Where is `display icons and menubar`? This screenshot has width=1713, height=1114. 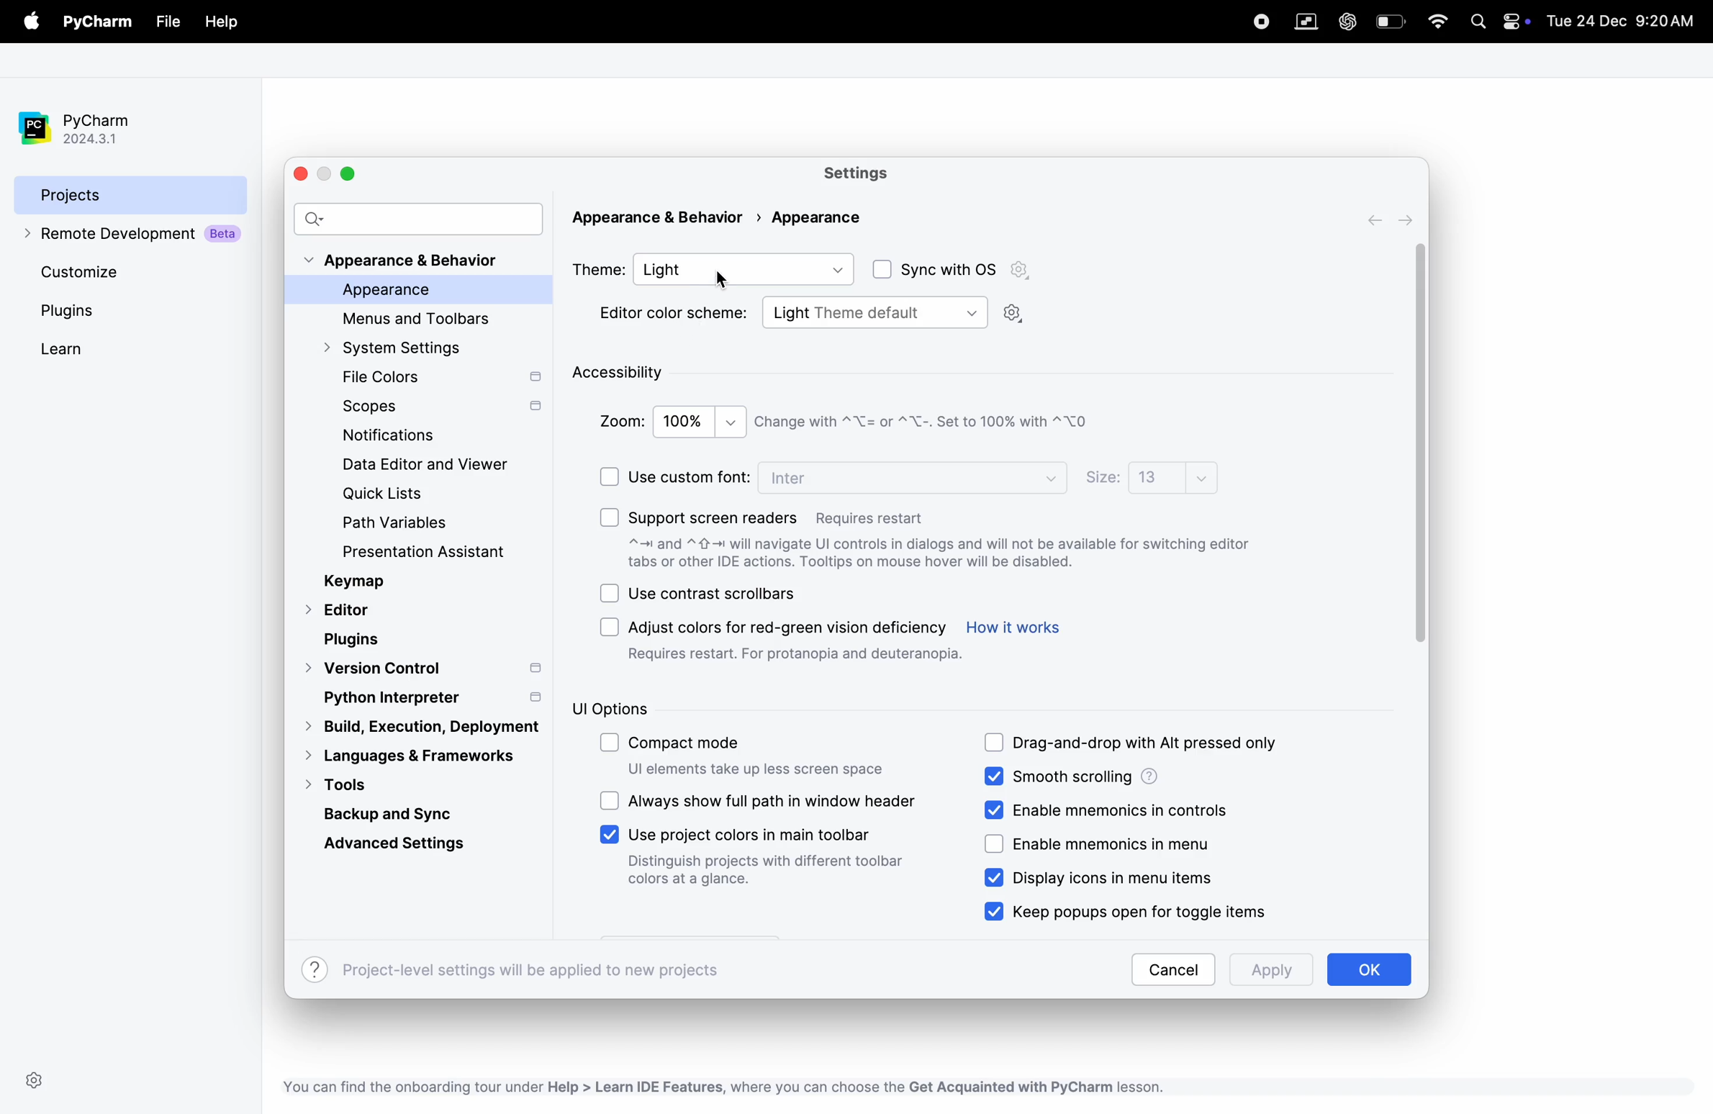 display icons and menubar is located at coordinates (1088, 878).